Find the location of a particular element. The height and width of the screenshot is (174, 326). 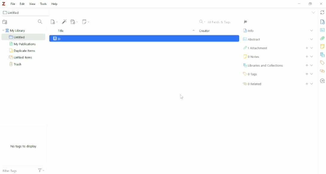

Notes is located at coordinates (251, 57).